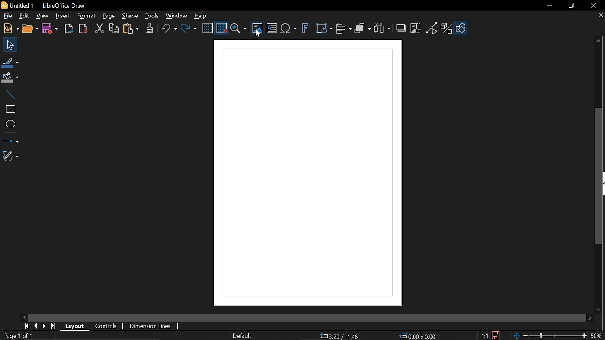 The height and width of the screenshot is (340, 605). I want to click on Close, so click(592, 6).